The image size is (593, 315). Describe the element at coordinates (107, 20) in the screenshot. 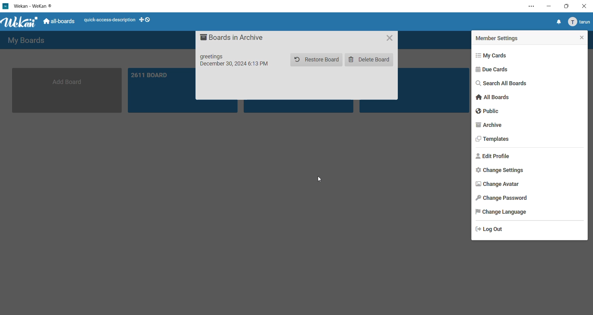

I see `quick access description` at that location.